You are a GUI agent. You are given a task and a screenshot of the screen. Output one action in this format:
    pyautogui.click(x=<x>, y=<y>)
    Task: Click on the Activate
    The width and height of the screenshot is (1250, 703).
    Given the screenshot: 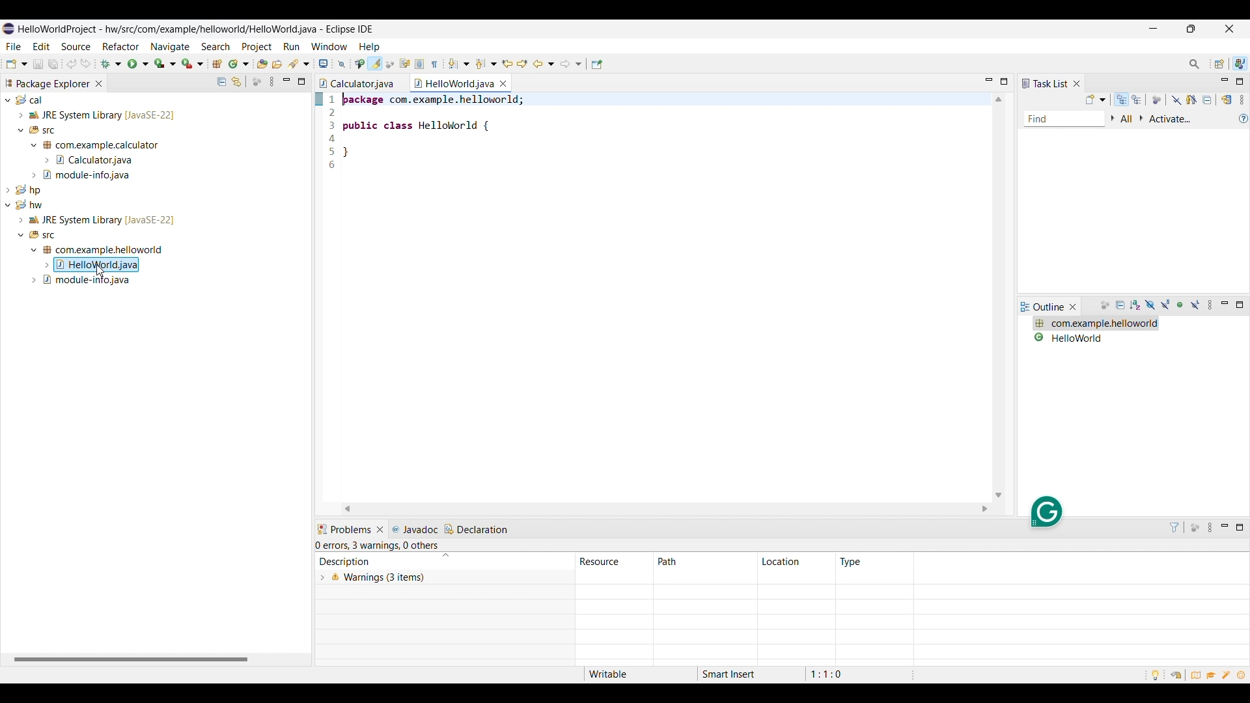 What is the action you would take?
    pyautogui.click(x=1171, y=120)
    